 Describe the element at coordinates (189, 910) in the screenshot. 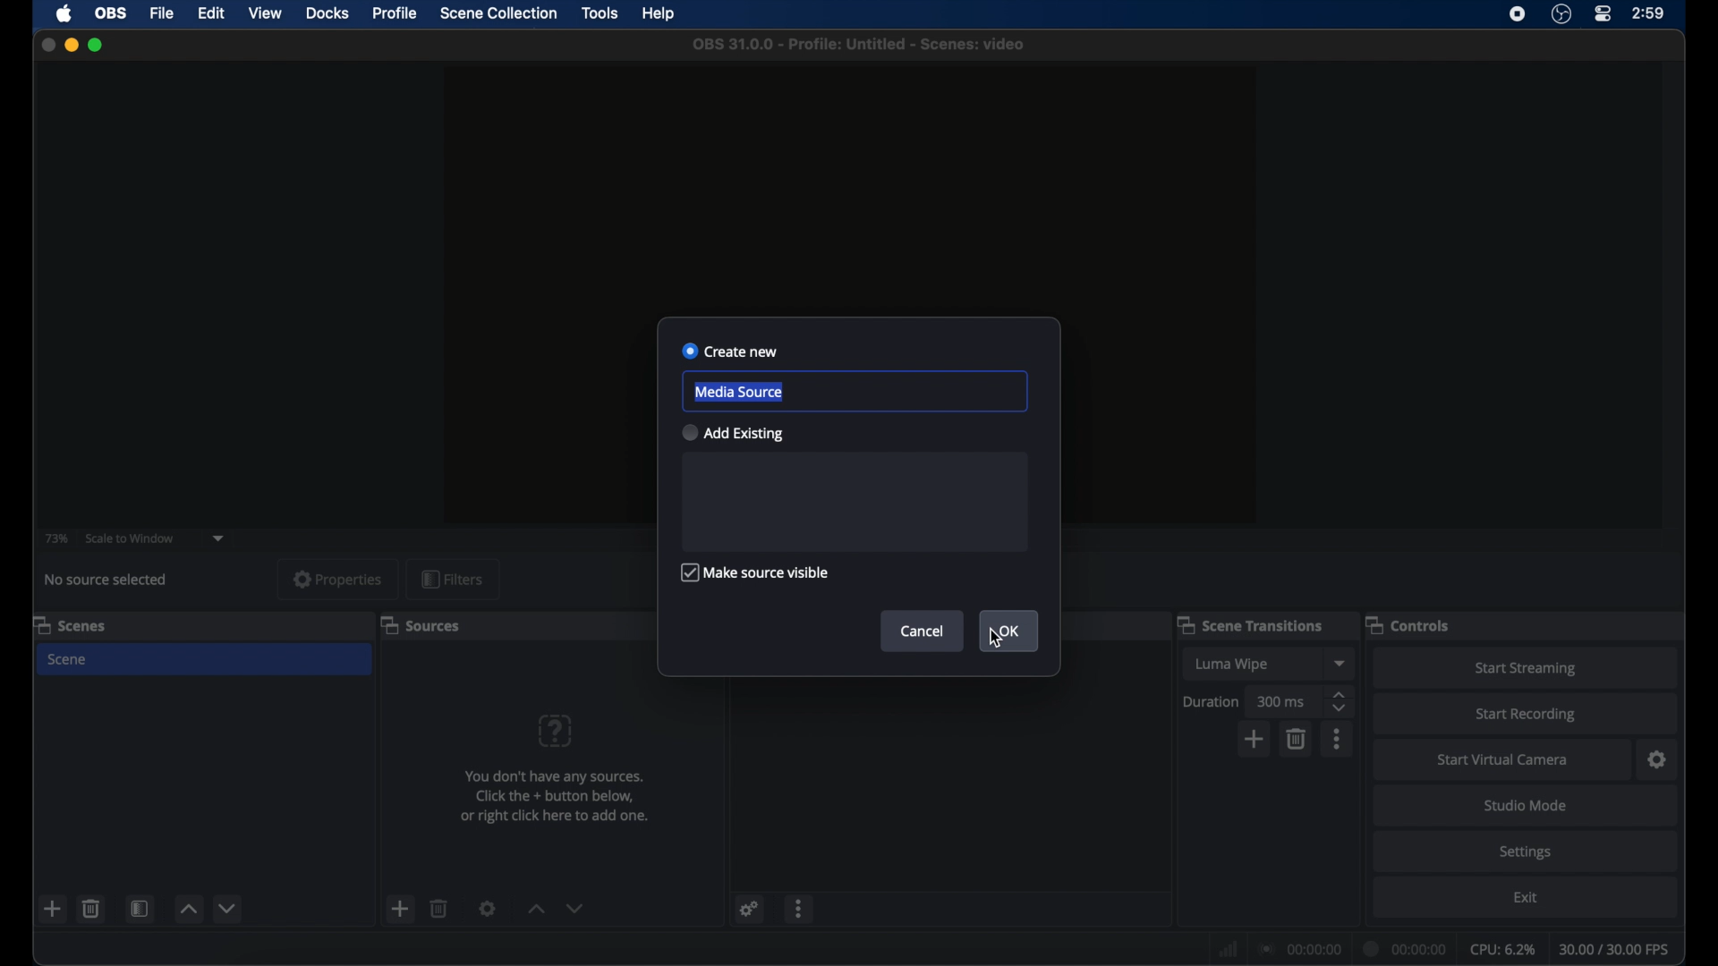

I see `increment` at that location.